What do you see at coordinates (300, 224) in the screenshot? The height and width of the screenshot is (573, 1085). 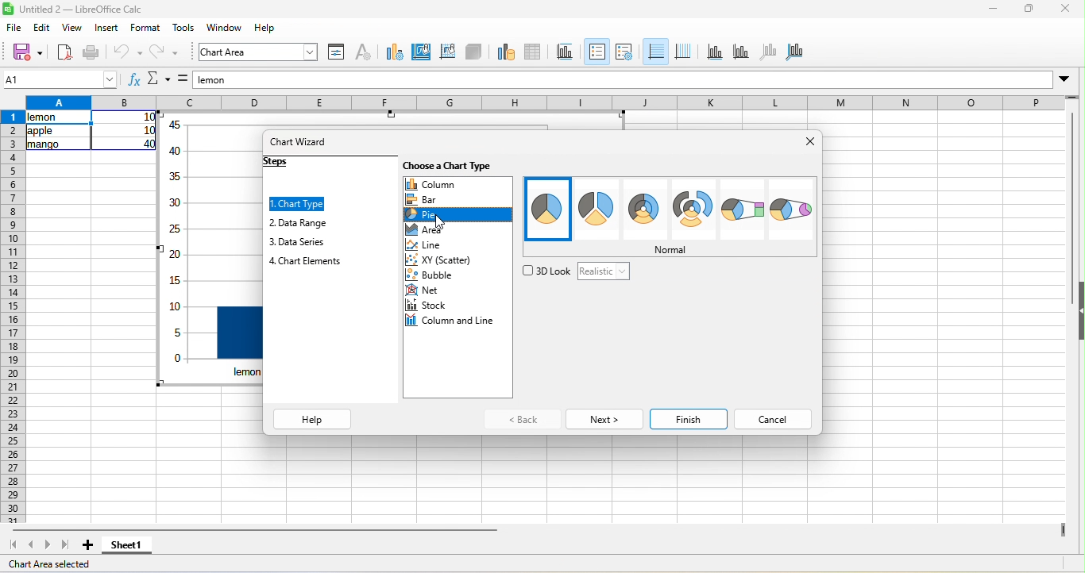 I see `data range` at bounding box center [300, 224].